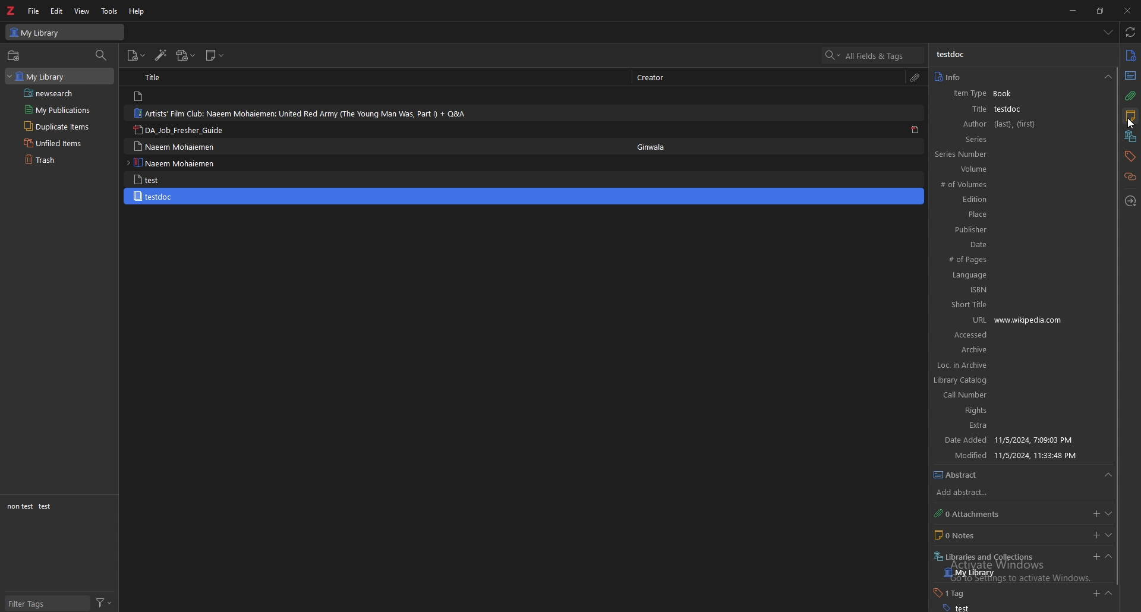 This screenshot has width=1141, height=612. Describe the element at coordinates (998, 109) in the screenshot. I see `title    testdoc` at that location.